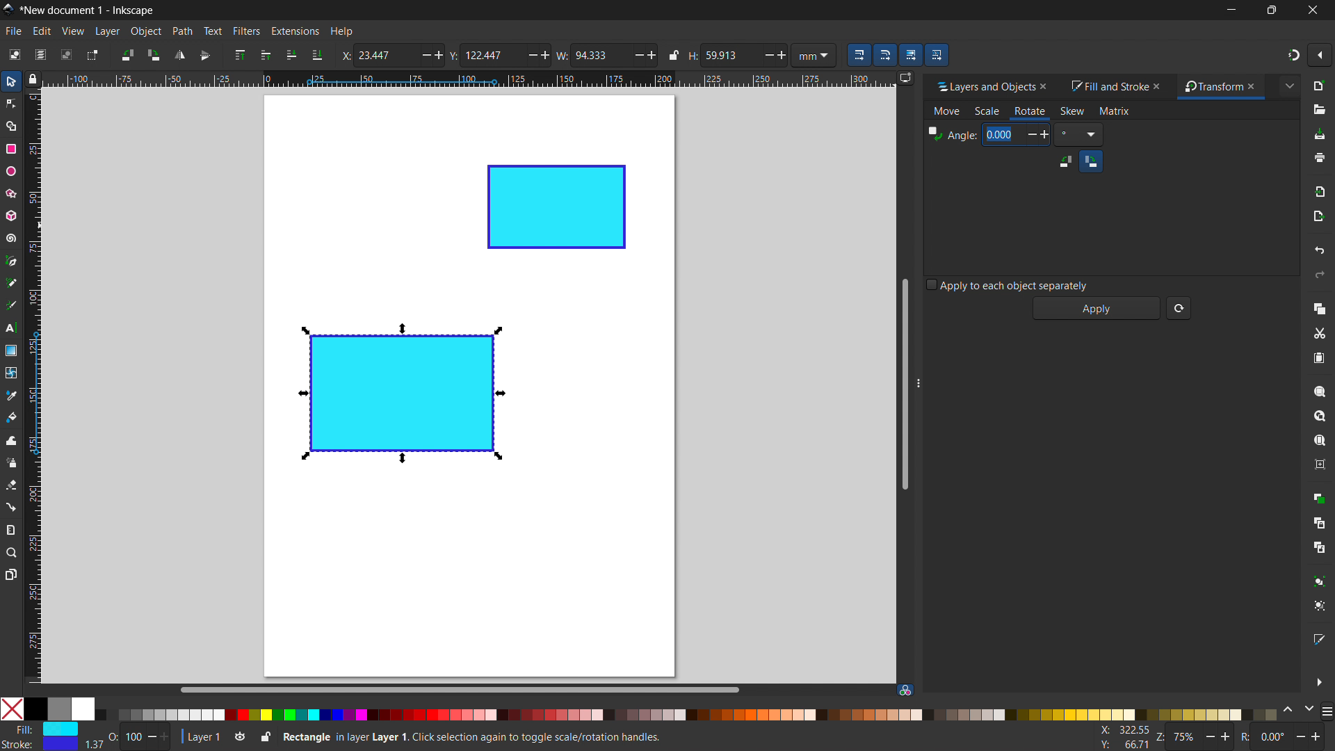 The width and height of the screenshot is (1335, 751). What do you see at coordinates (1320, 158) in the screenshot?
I see `print` at bounding box center [1320, 158].